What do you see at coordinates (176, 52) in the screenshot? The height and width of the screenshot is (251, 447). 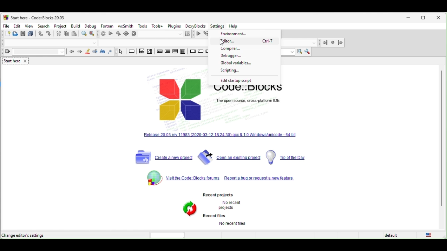 I see `counting loop` at bounding box center [176, 52].